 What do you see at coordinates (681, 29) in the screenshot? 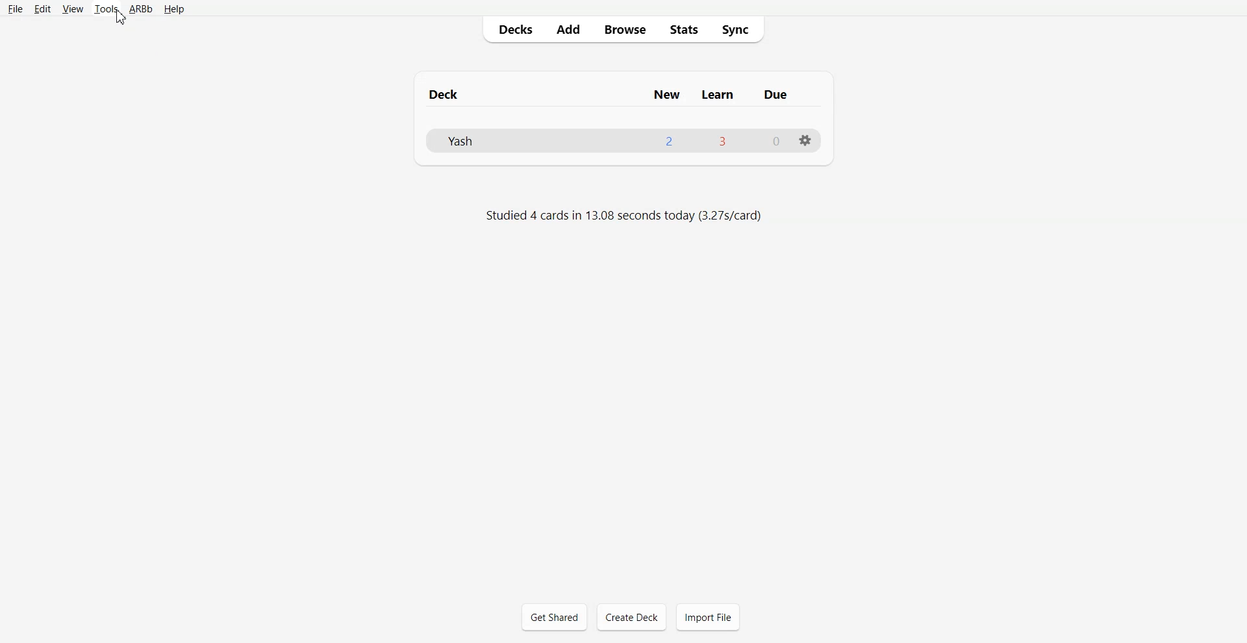
I see `Stats` at bounding box center [681, 29].